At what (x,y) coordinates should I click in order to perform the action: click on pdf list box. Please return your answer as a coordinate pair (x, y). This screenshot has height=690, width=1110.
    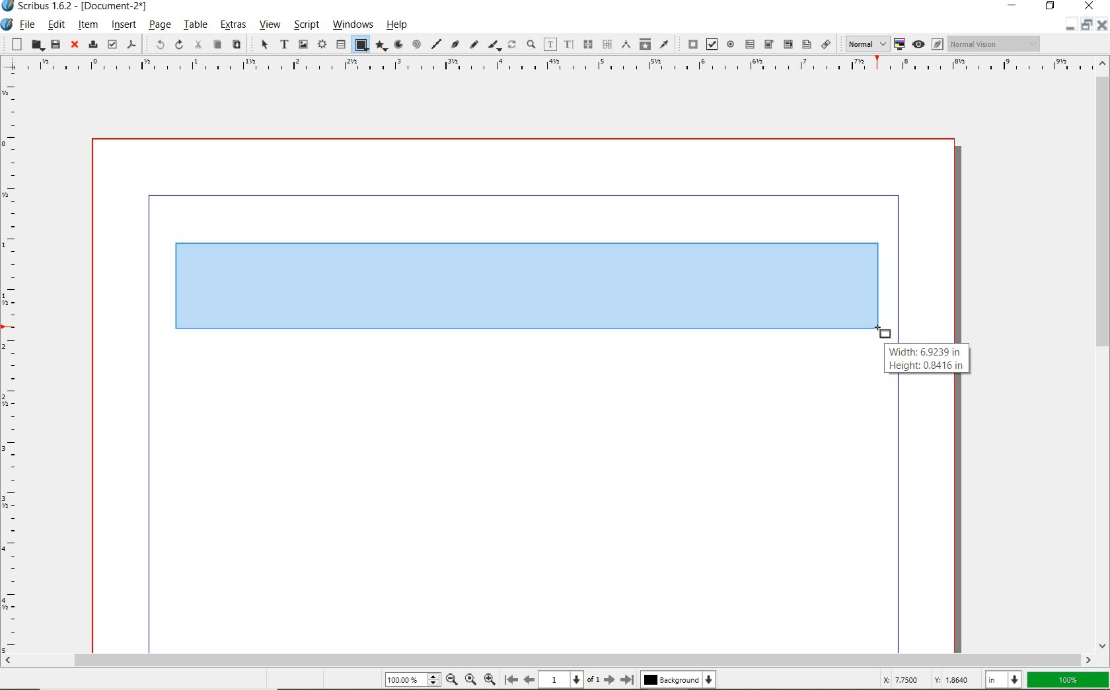
    Looking at the image, I should click on (805, 44).